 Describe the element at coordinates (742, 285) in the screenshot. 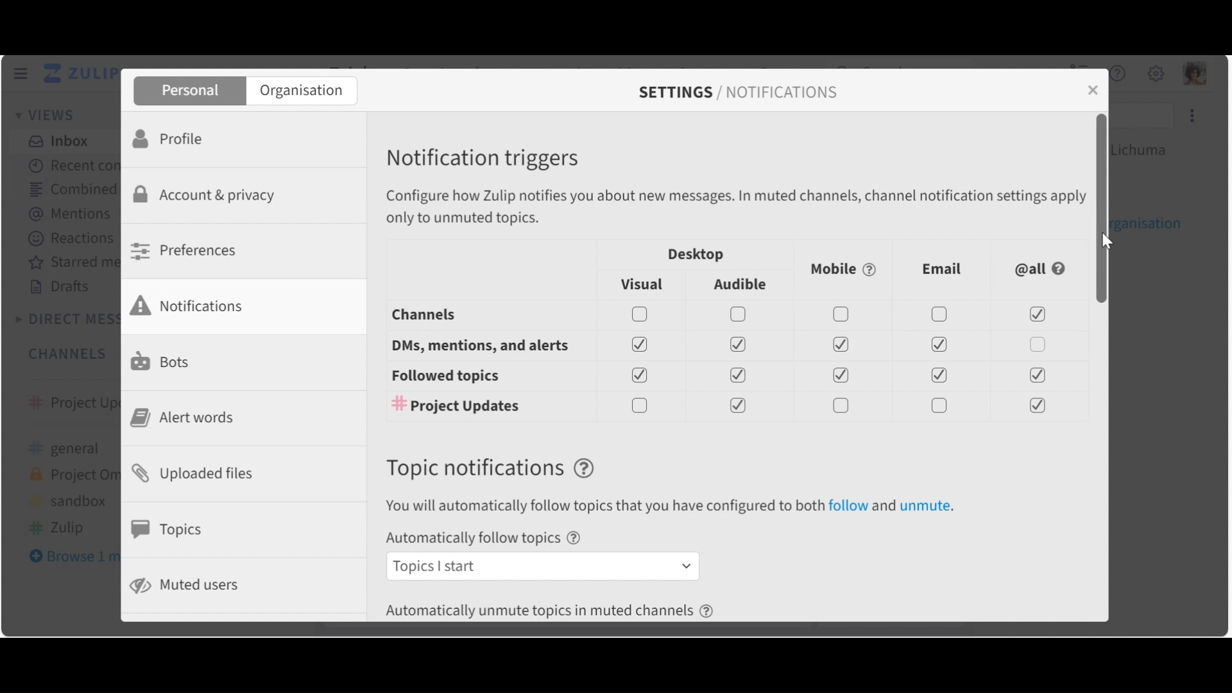

I see `Audible` at that location.